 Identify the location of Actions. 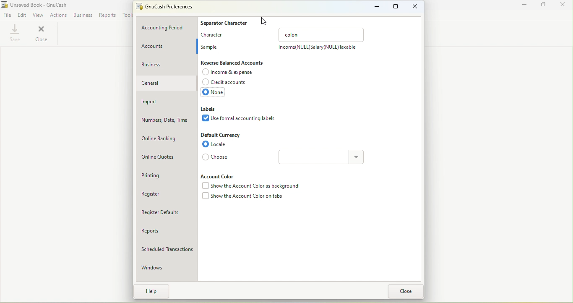
(58, 15).